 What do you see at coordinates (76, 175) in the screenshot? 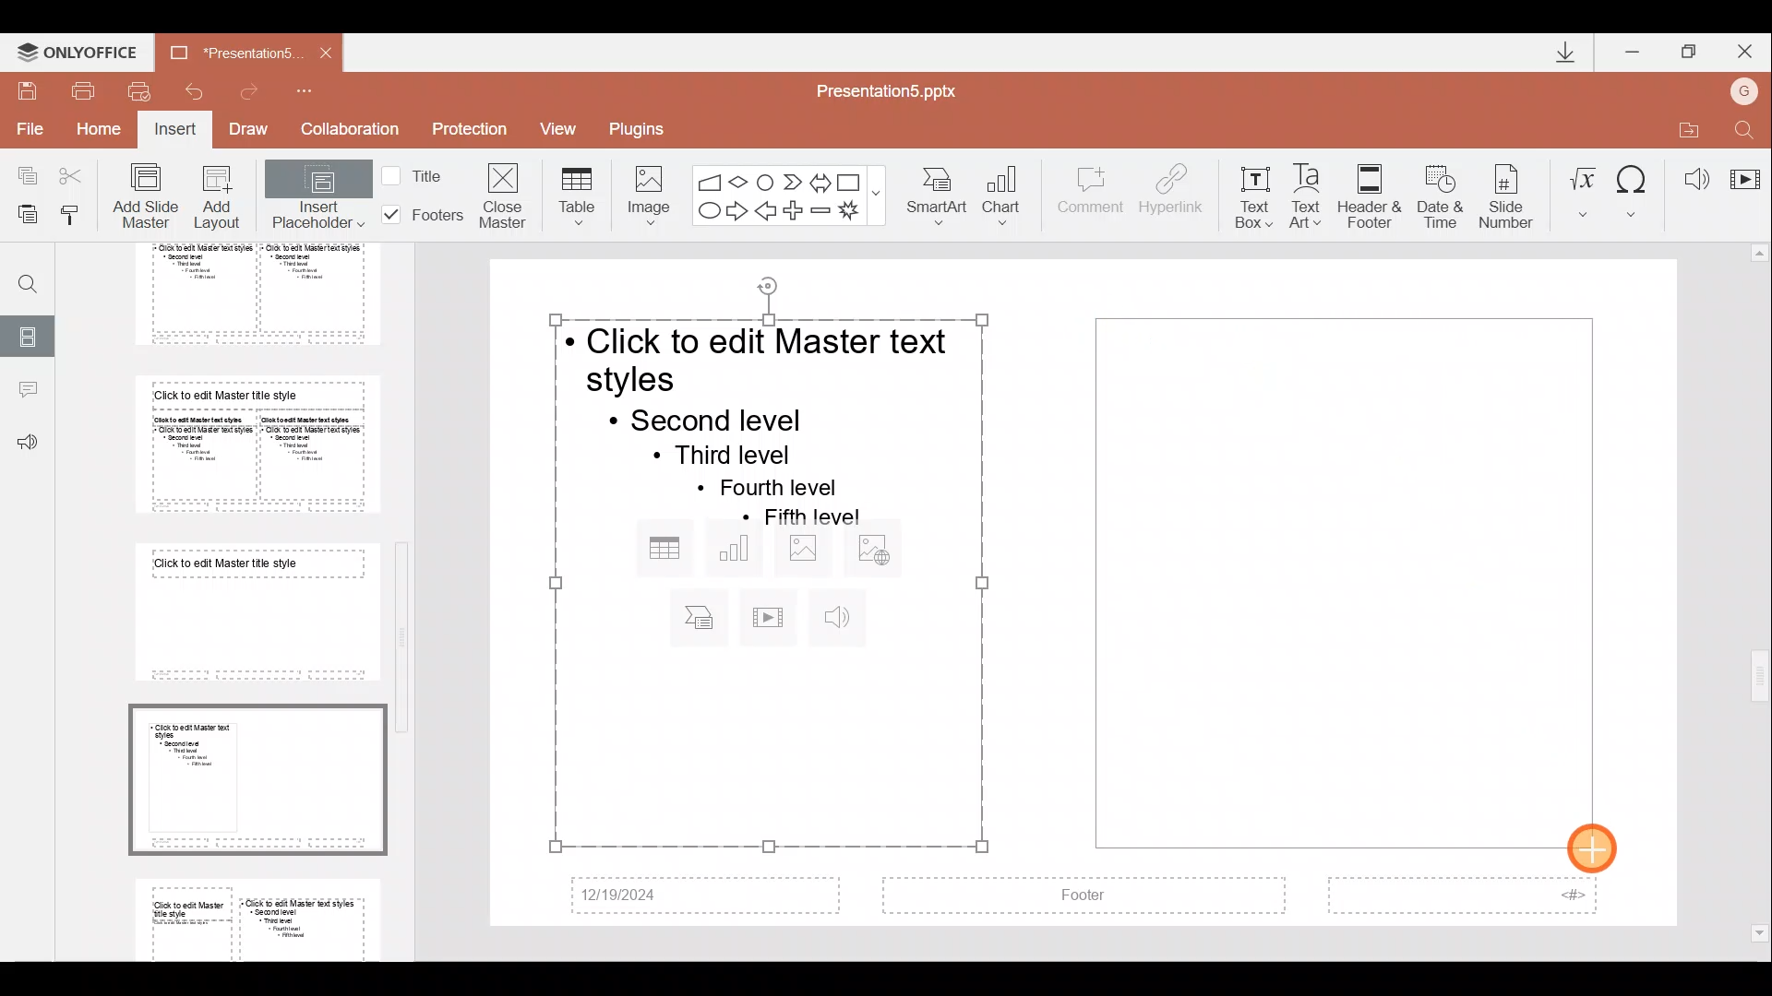
I see `Cut` at bounding box center [76, 175].